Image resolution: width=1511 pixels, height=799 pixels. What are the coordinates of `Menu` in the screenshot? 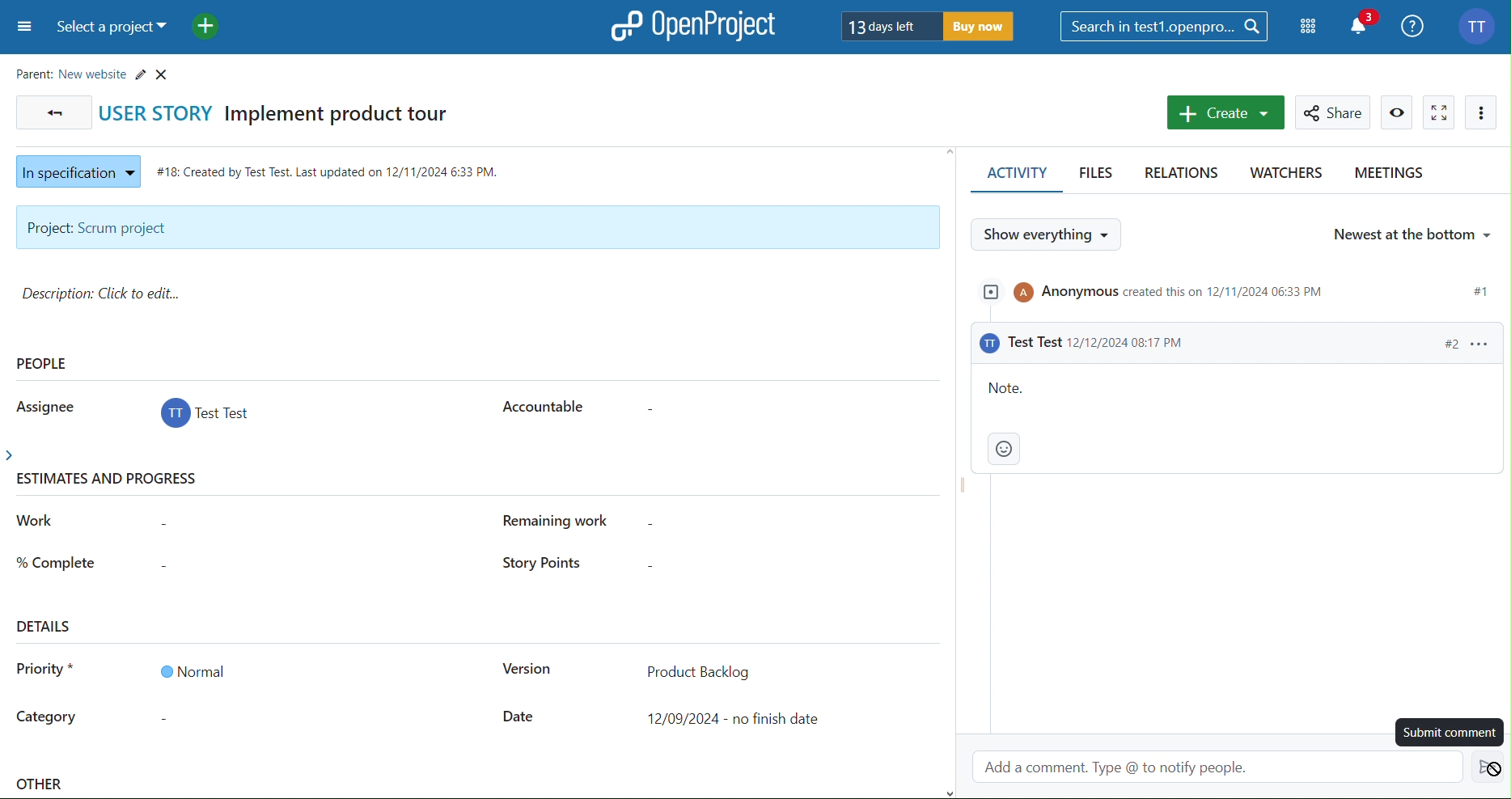 It's located at (22, 28).